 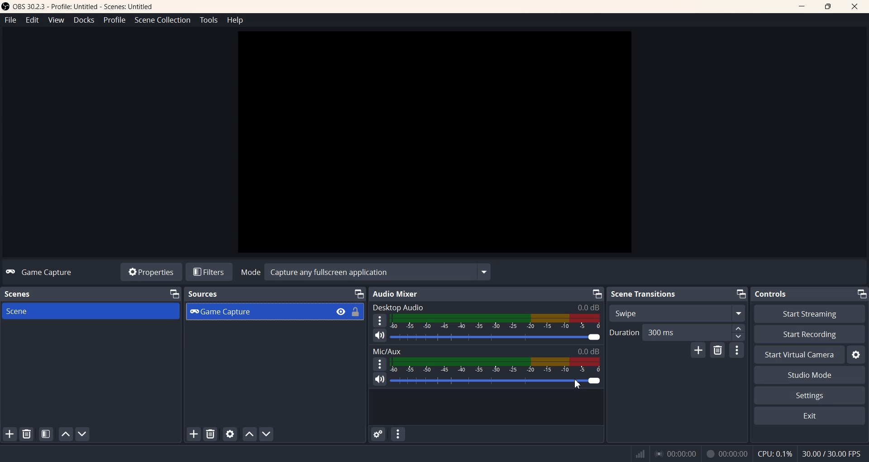 What do you see at coordinates (230, 434) in the screenshot?
I see `Open Sources Properties` at bounding box center [230, 434].